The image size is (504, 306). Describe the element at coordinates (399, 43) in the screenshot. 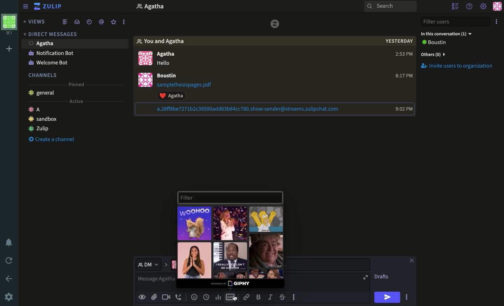

I see `Time` at that location.